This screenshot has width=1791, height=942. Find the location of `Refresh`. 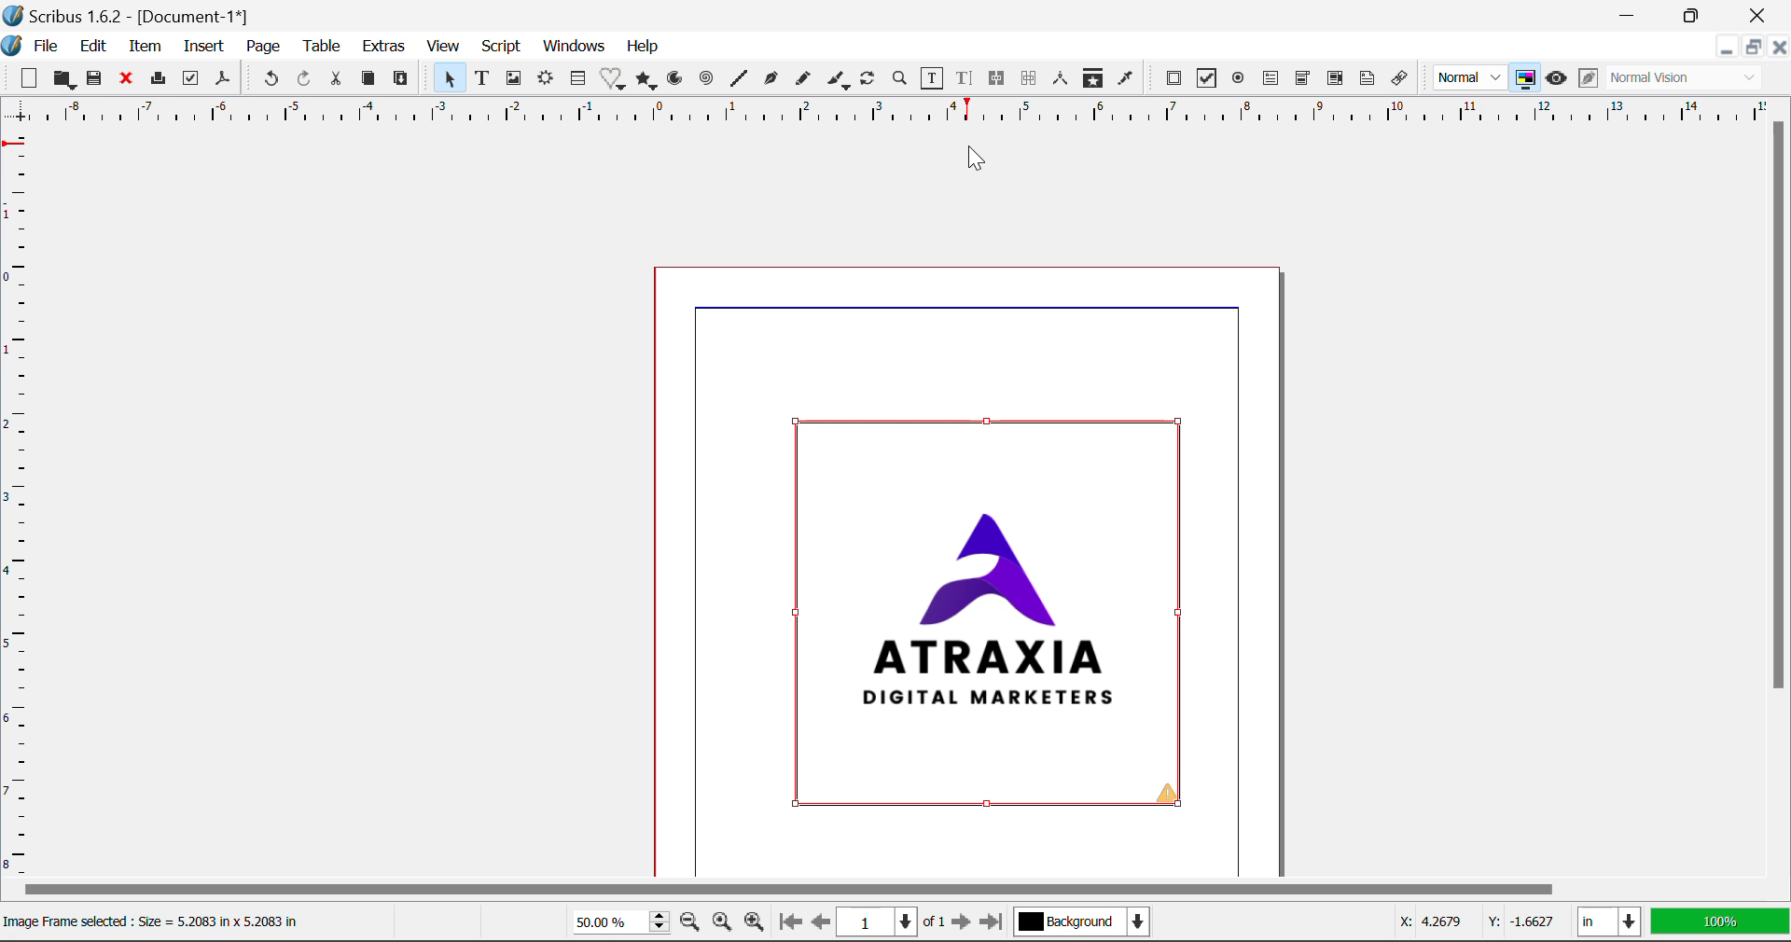

Refresh is located at coordinates (871, 81).